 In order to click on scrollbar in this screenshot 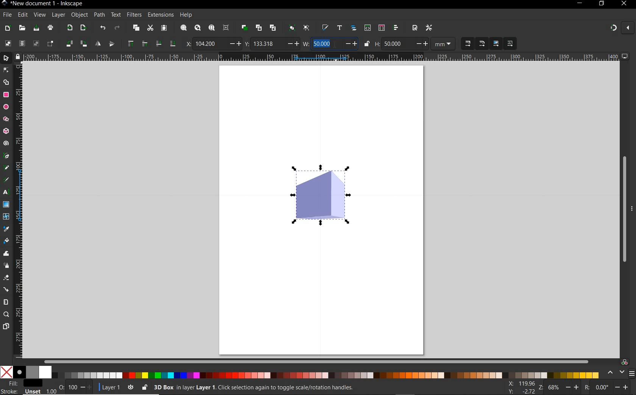, I will do `click(317, 361)`.